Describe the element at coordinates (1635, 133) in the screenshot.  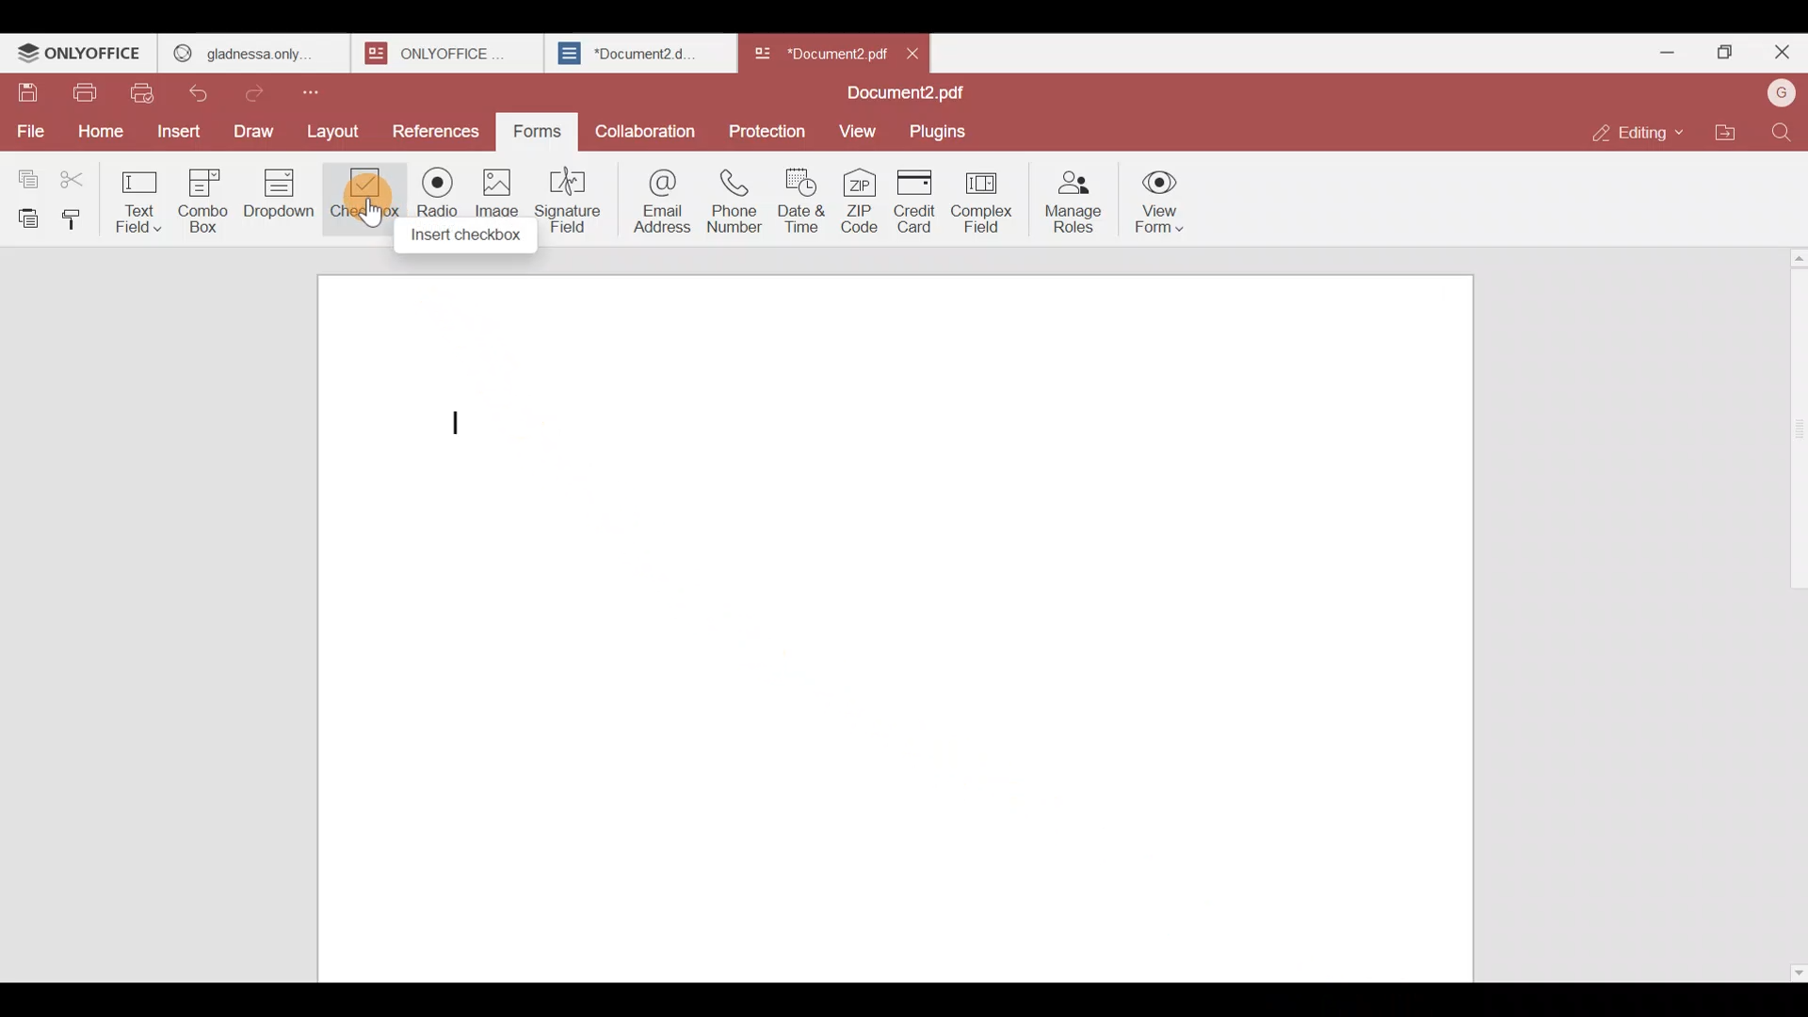
I see `Editing mode` at that location.